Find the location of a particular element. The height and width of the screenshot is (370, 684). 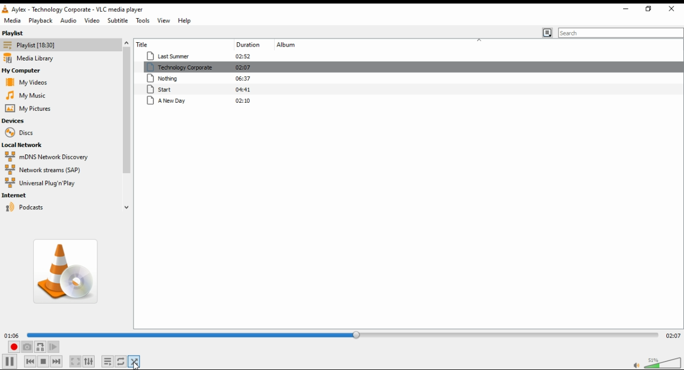

vlc icon is located at coordinates (5, 9).